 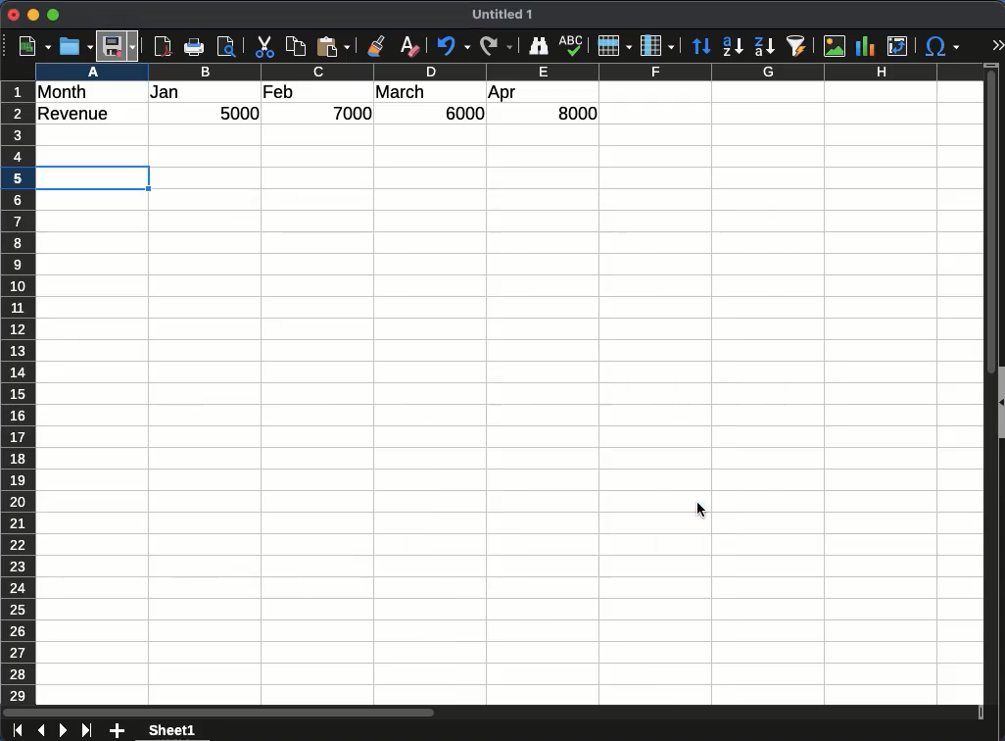 I want to click on collapse, so click(x=999, y=400).